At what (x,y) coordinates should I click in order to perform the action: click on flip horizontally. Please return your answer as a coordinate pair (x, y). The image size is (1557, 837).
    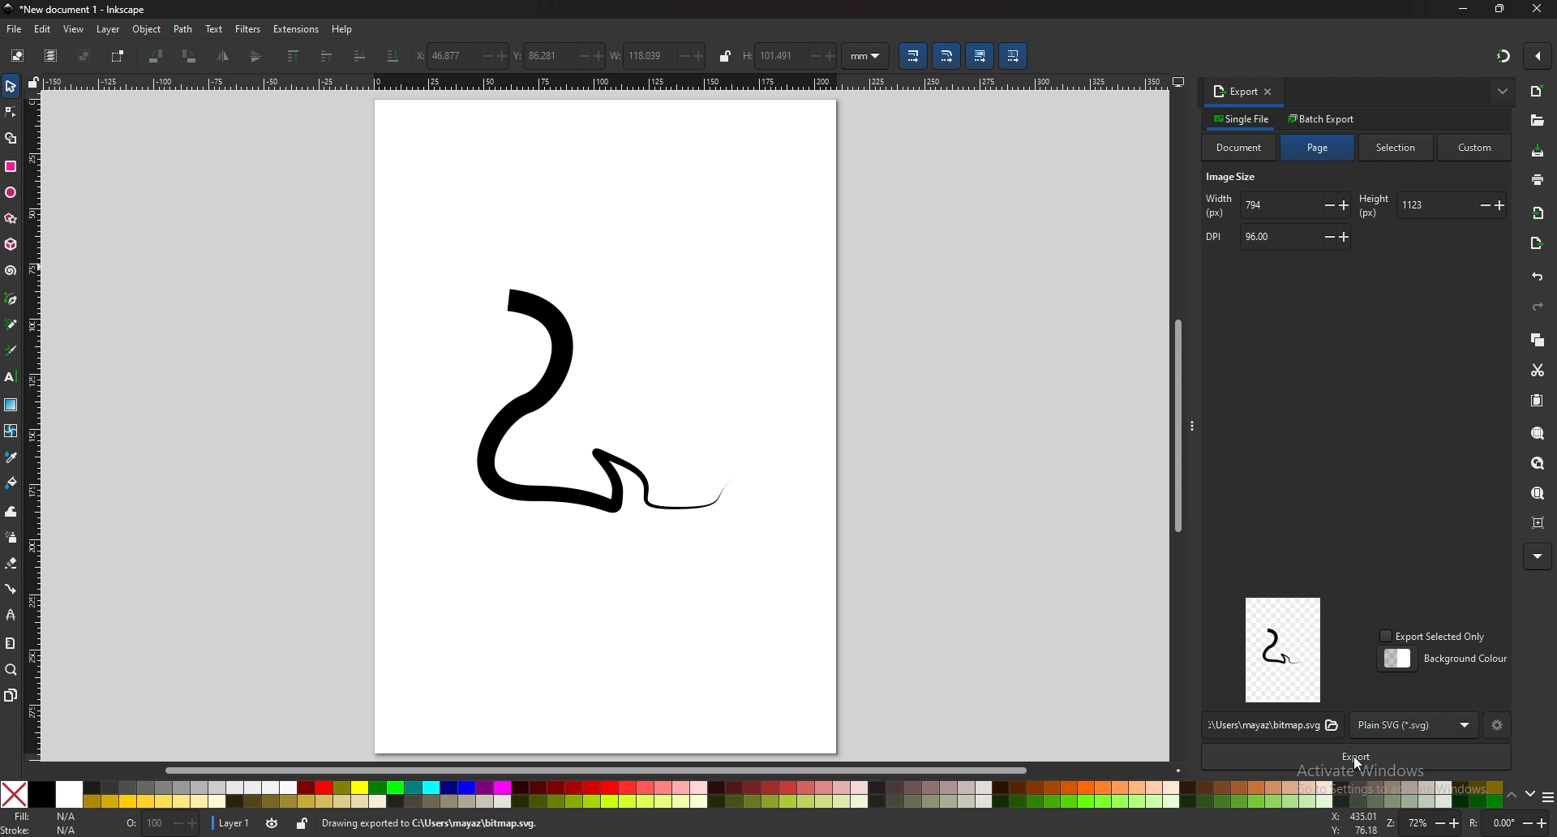
    Looking at the image, I should click on (257, 56).